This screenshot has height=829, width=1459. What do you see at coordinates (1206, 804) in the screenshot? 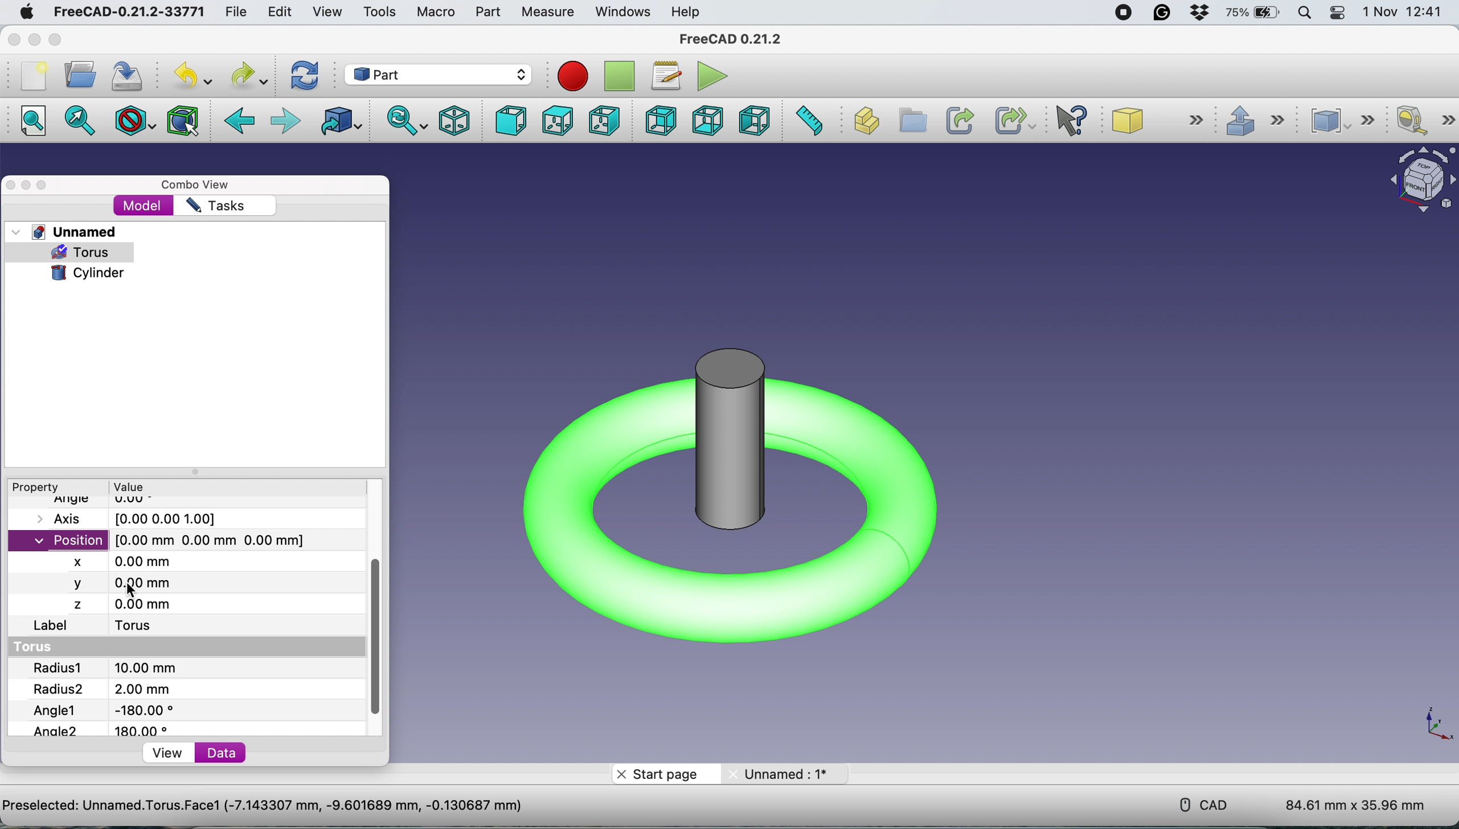
I see `cad` at bounding box center [1206, 804].